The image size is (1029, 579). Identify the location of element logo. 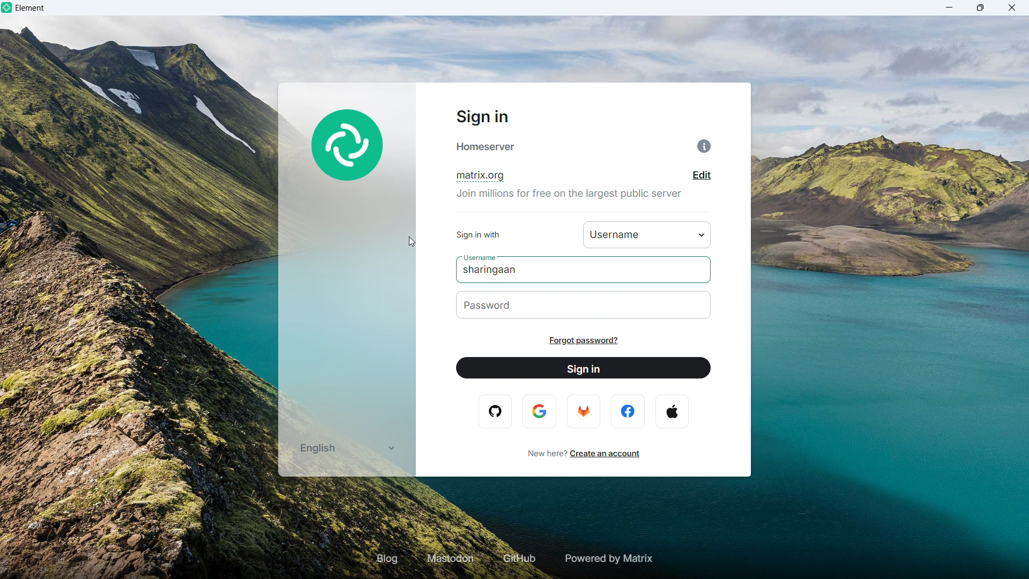
(8, 8).